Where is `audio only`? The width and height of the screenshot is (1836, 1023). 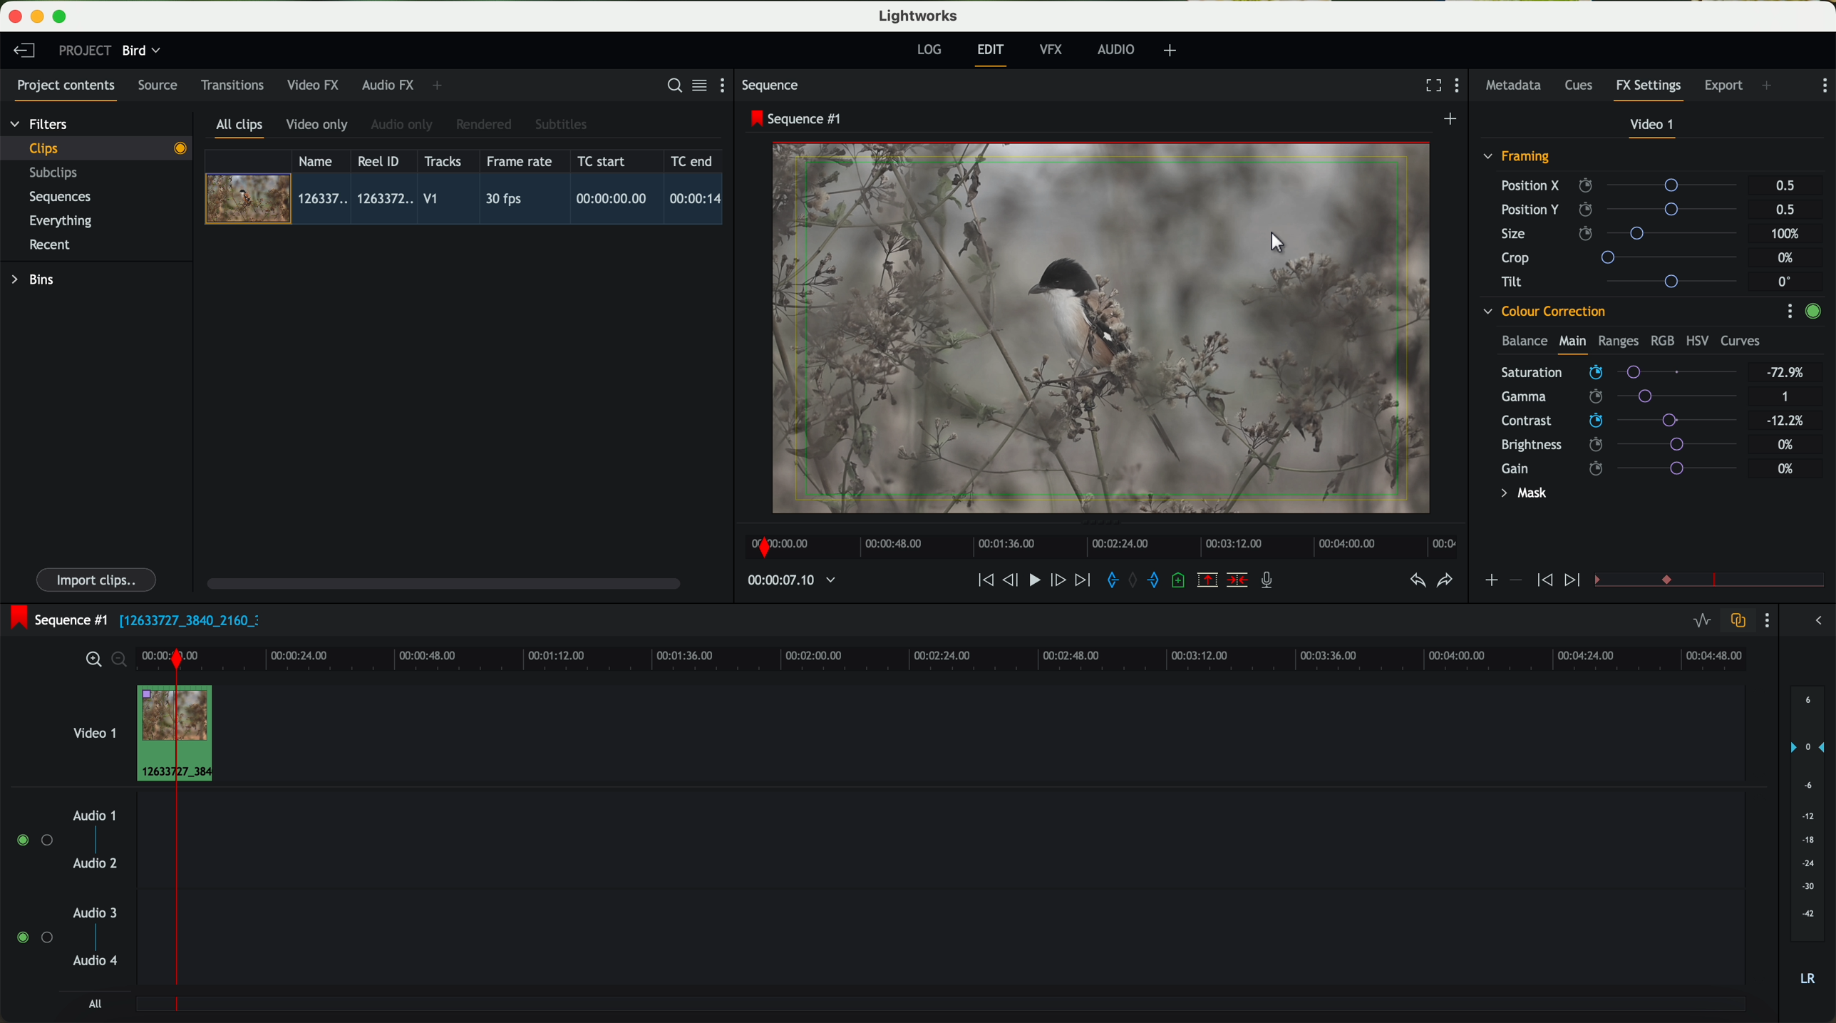 audio only is located at coordinates (403, 125).